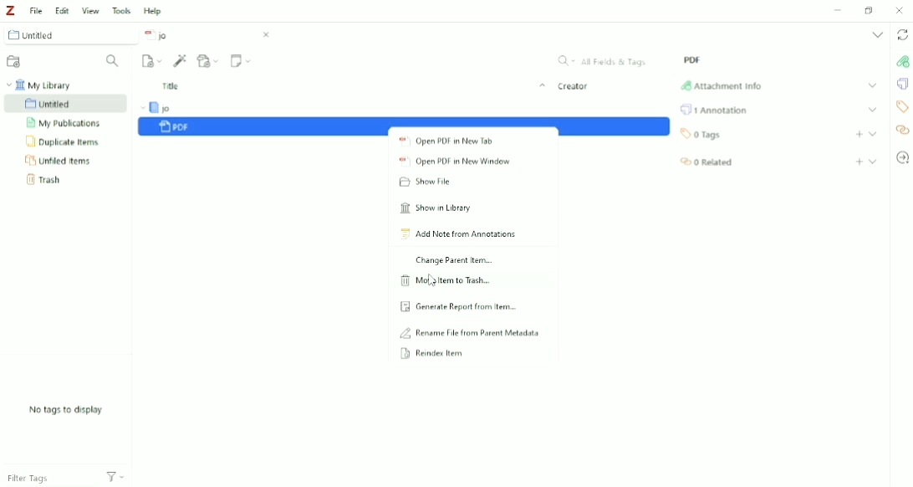 This screenshot has height=487, width=913. I want to click on Related, so click(706, 162).